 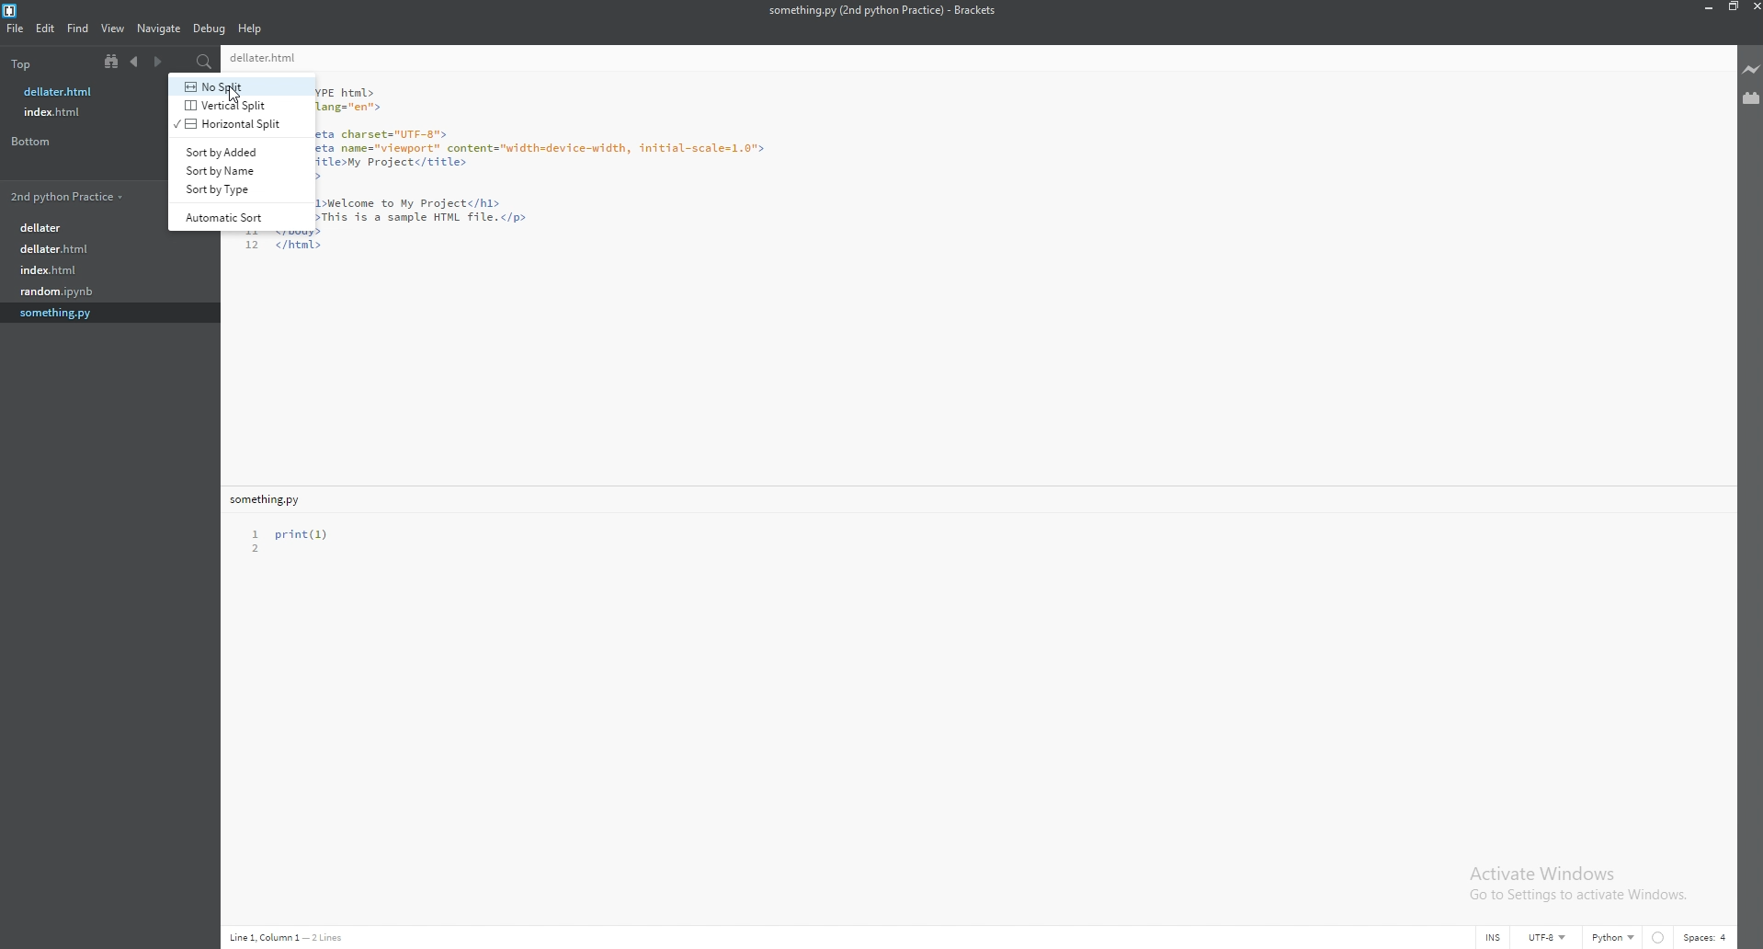 What do you see at coordinates (882, 10) in the screenshot?
I see `file name` at bounding box center [882, 10].